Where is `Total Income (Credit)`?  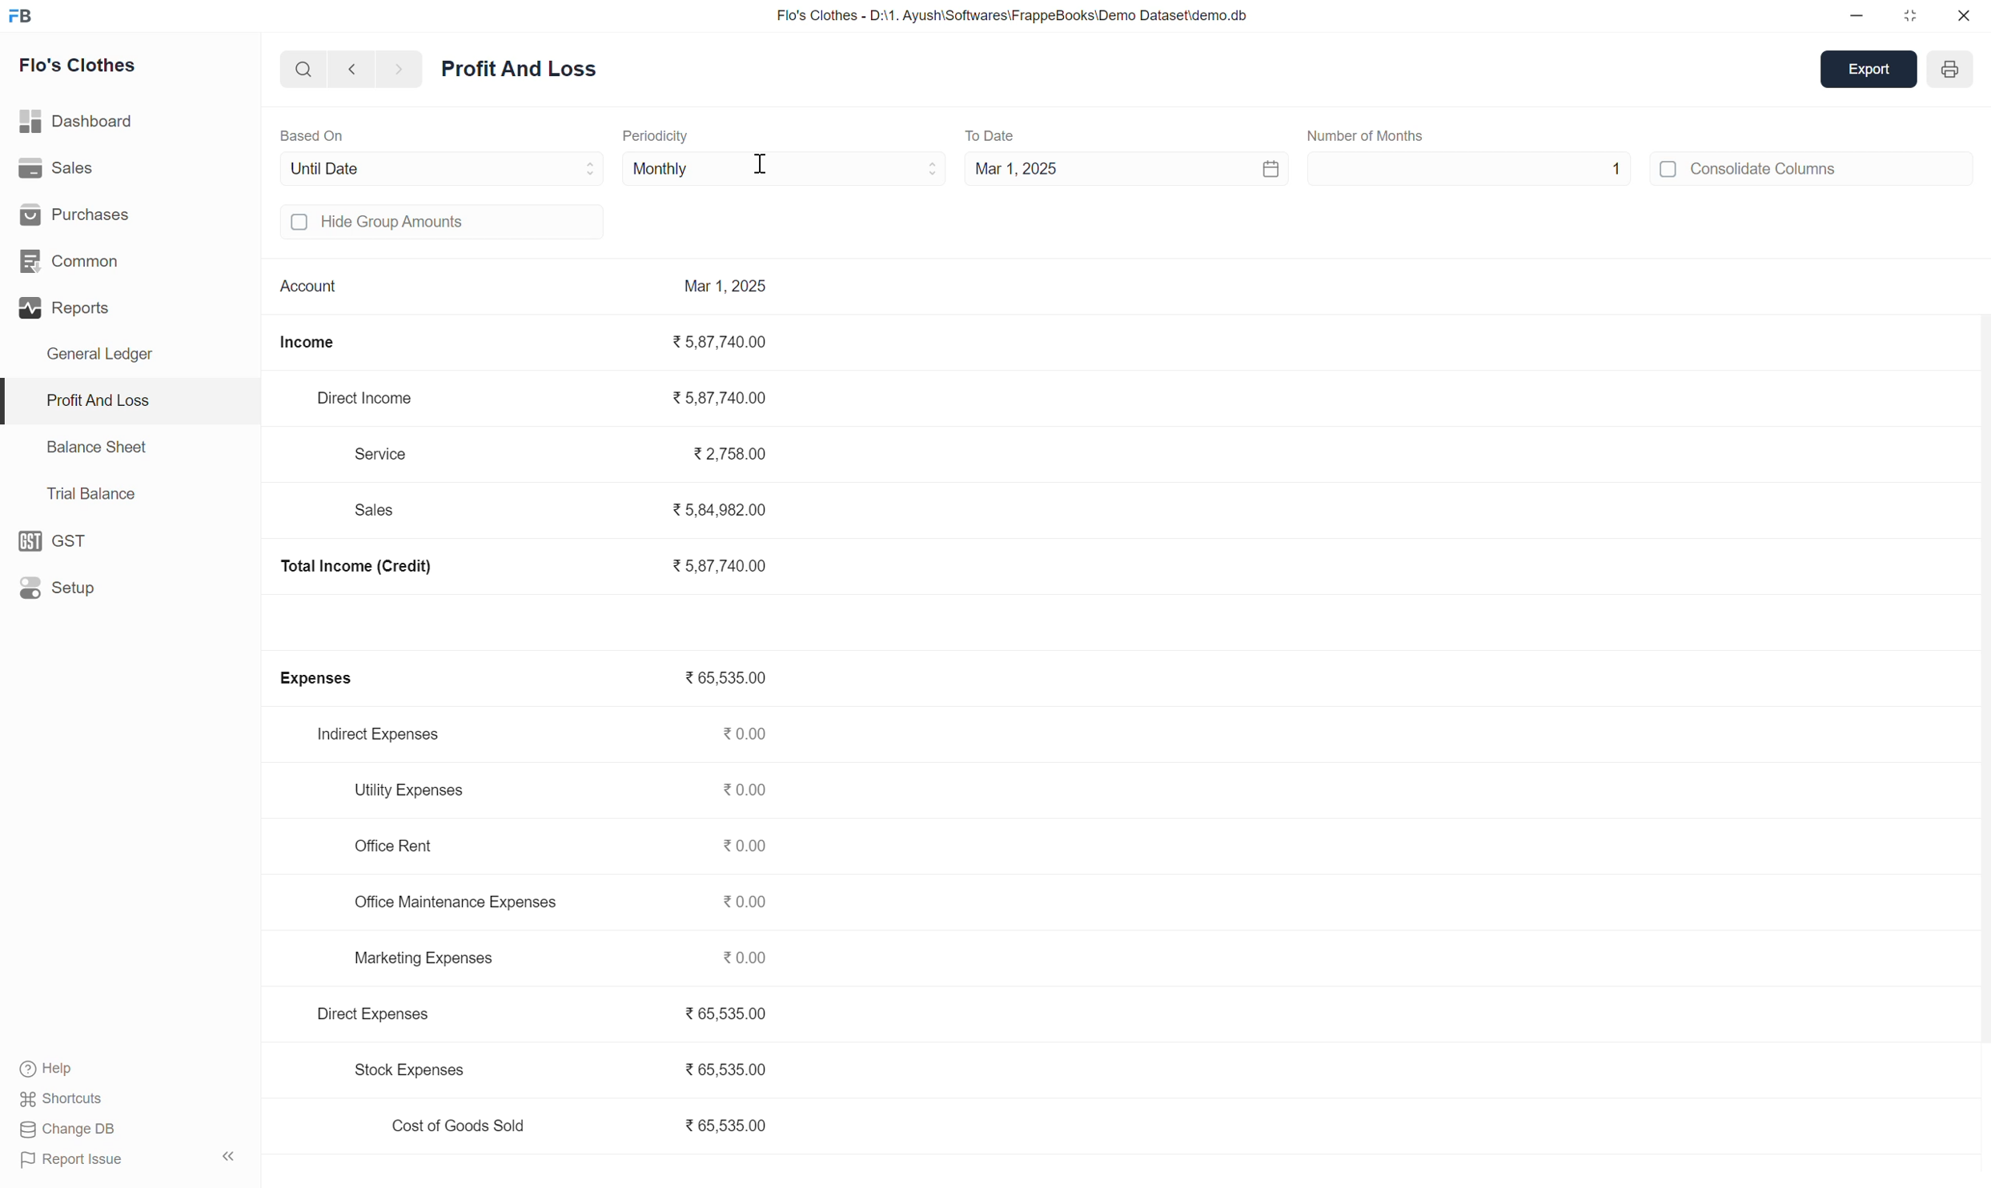
Total Income (Credit) is located at coordinates (377, 569).